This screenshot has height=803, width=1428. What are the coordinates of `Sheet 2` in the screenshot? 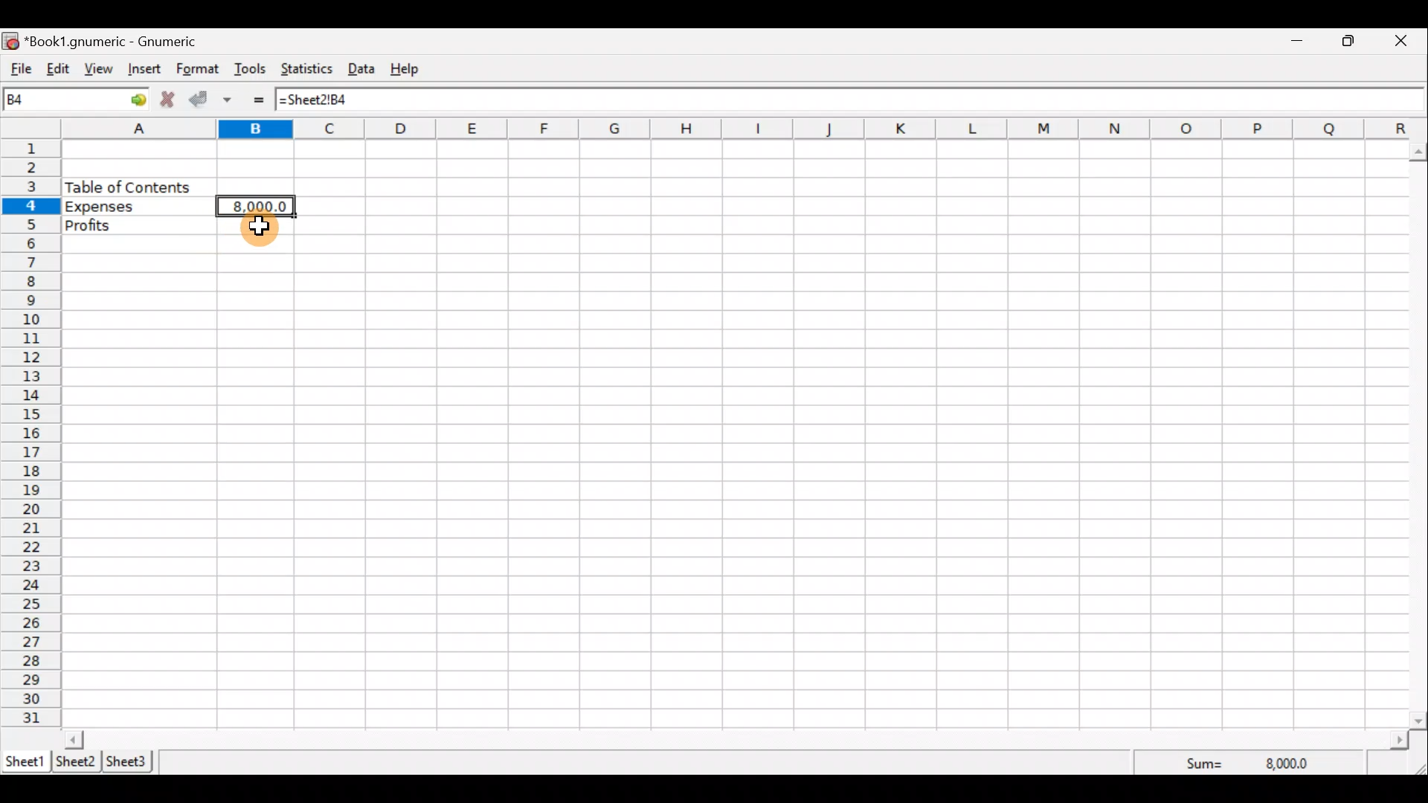 It's located at (77, 762).